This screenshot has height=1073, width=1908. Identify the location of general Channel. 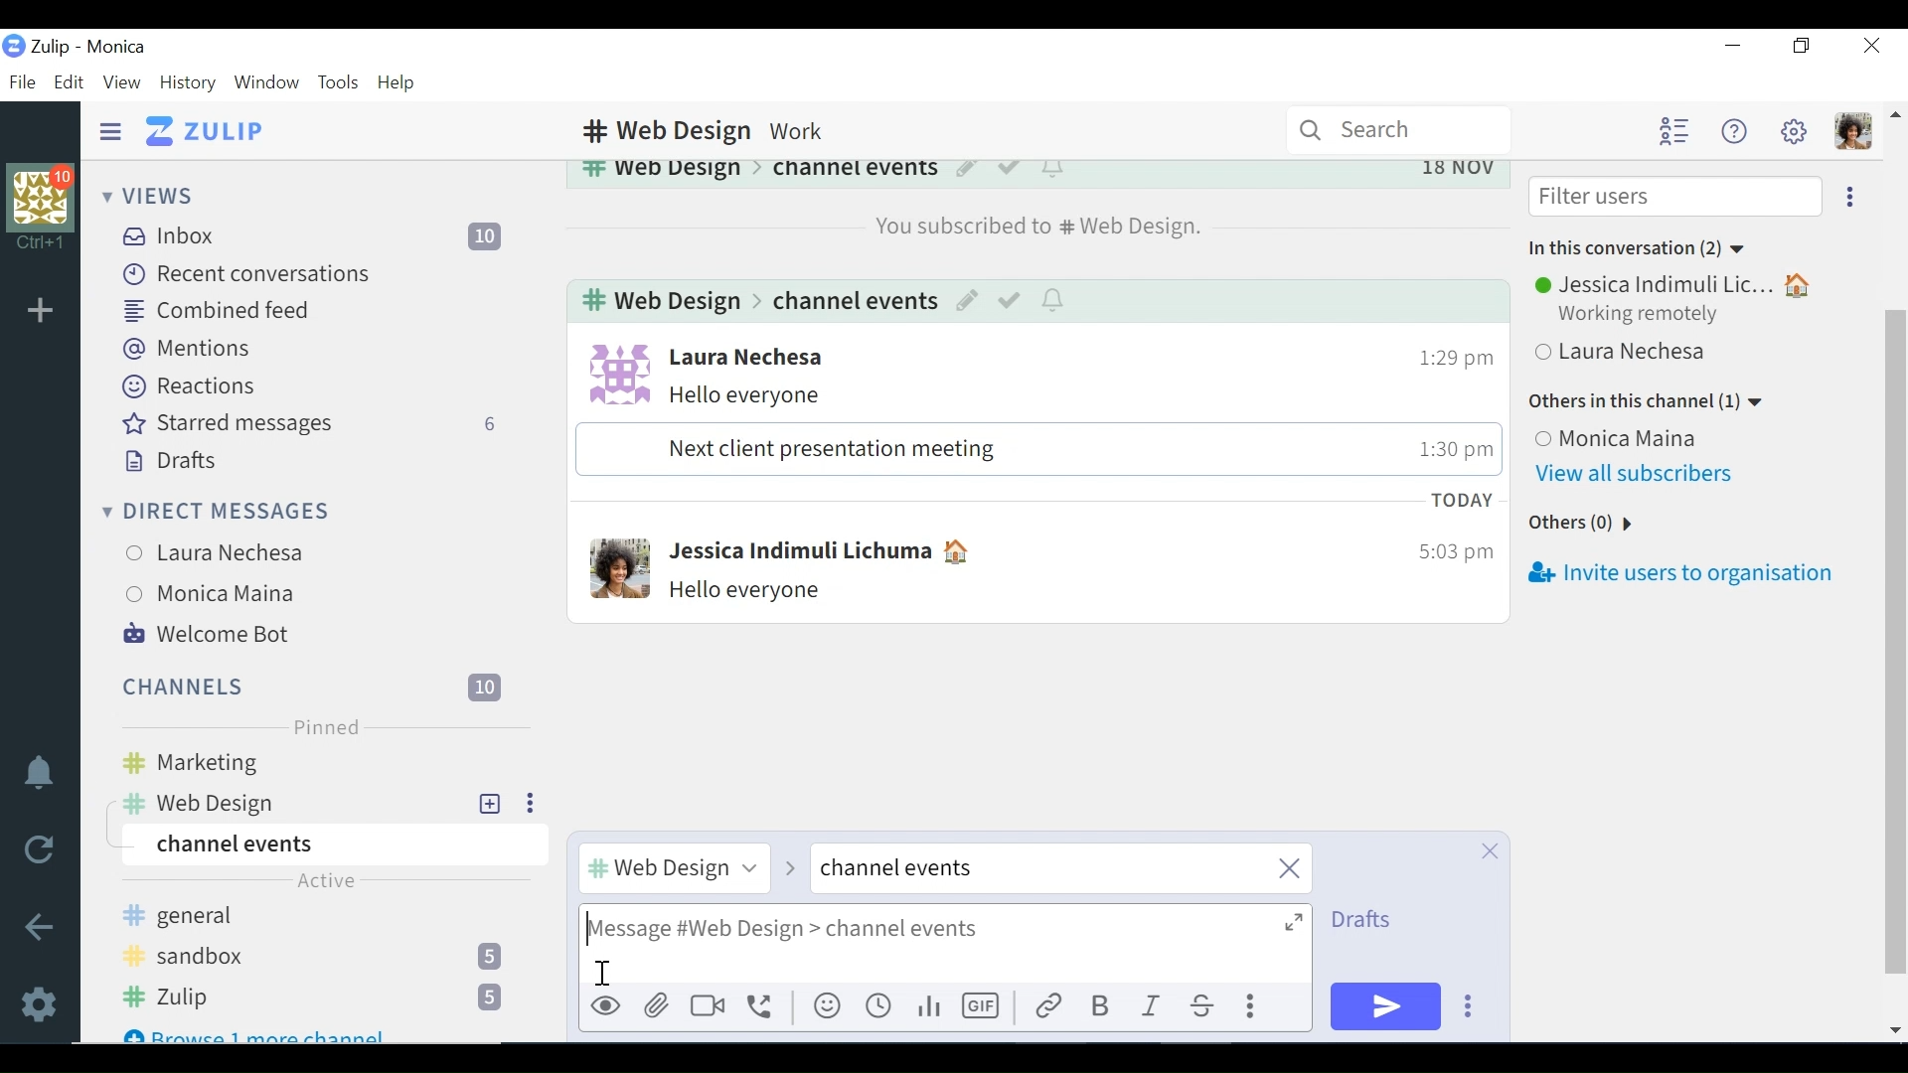
(319, 918).